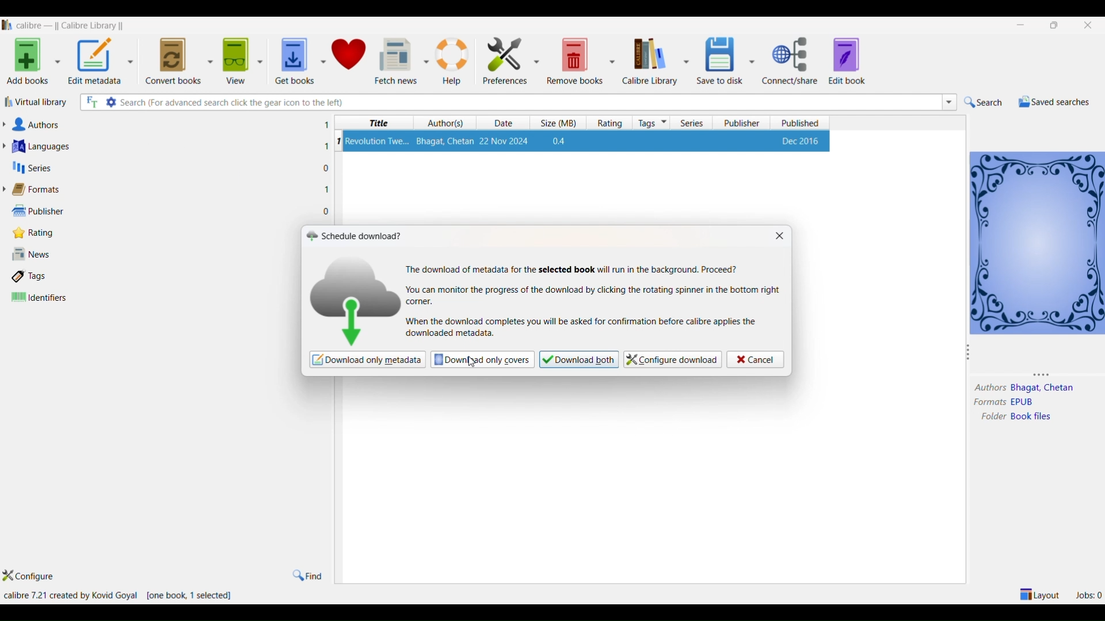  I want to click on EDIT BOOKS, so click(859, 62).